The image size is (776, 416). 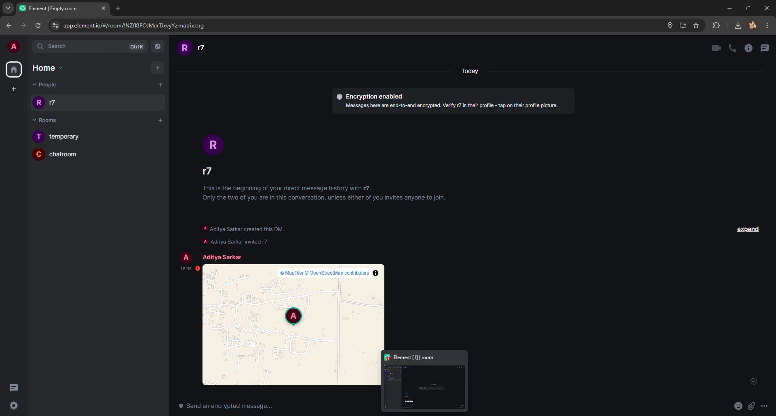 I want to click on threads, so click(x=765, y=48).